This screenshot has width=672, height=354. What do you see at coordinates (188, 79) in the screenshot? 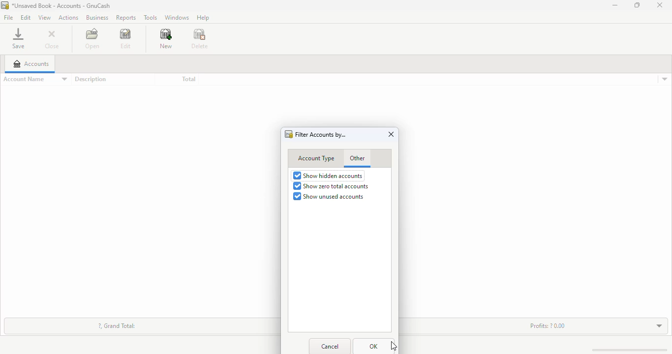
I see `total` at bounding box center [188, 79].